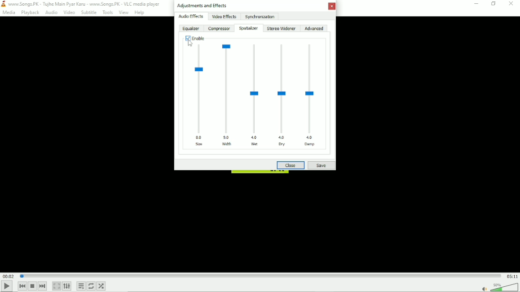 This screenshot has width=520, height=292. I want to click on Close, so click(290, 165).